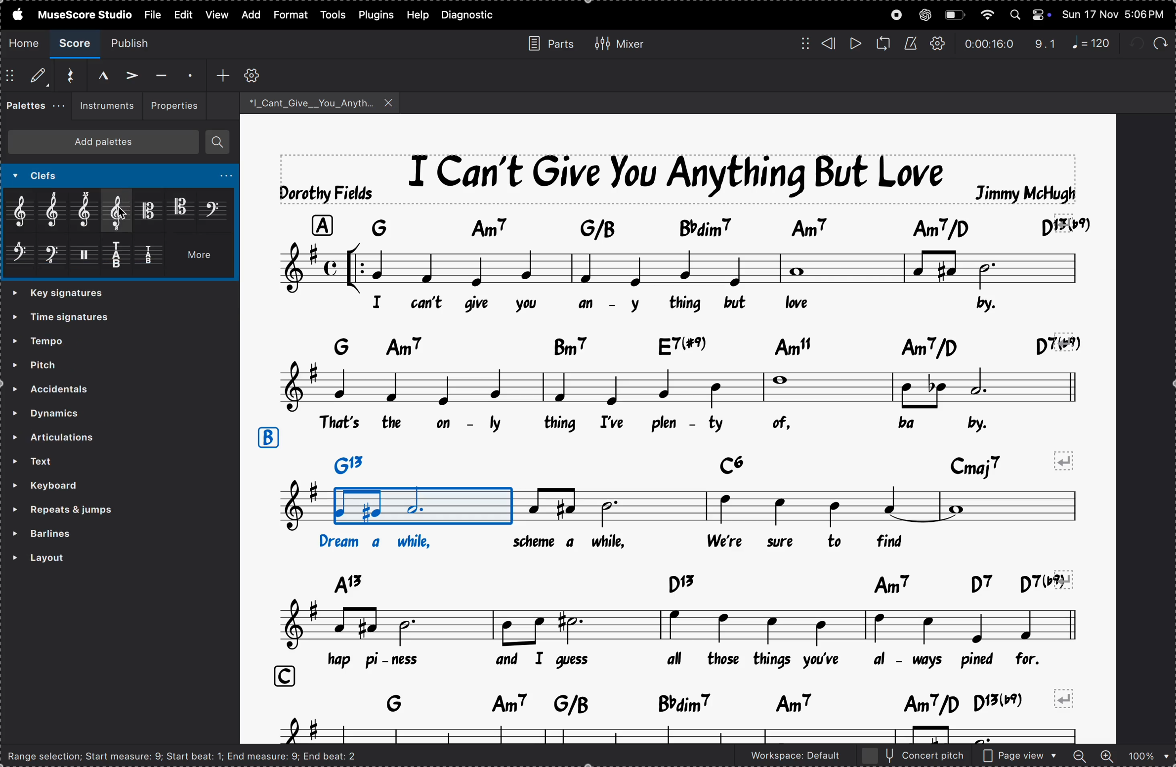 The image size is (1176, 767). I want to click on pitch, so click(66, 363).